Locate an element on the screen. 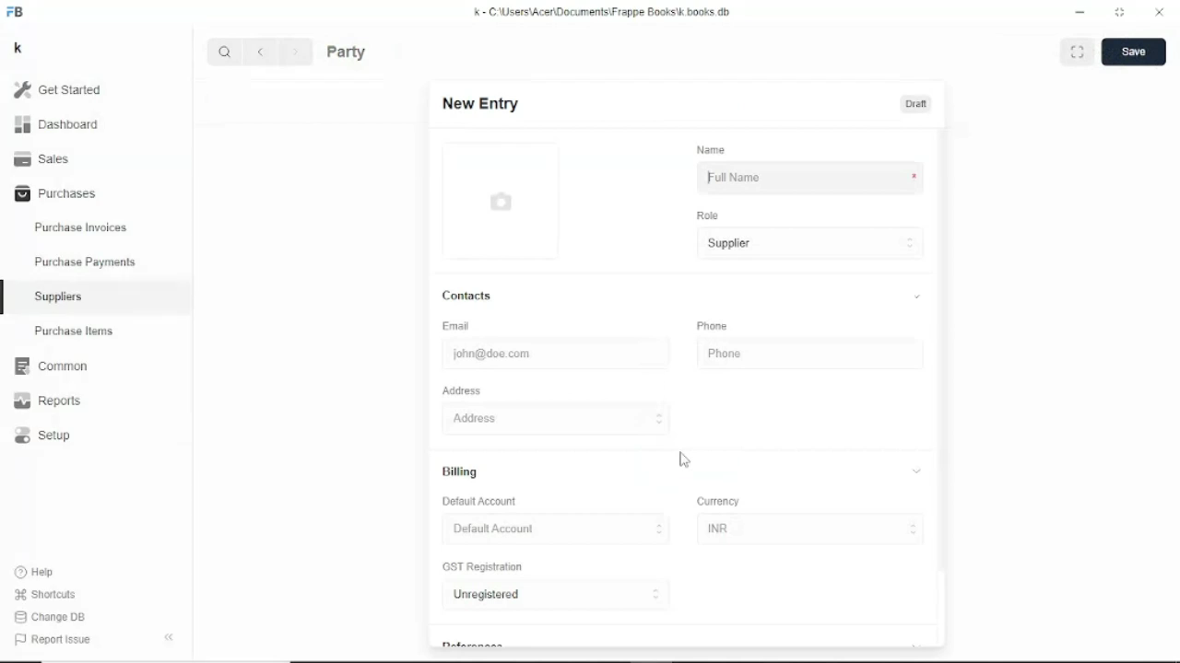 This screenshot has width=1180, height=663. Get started is located at coordinates (58, 89).